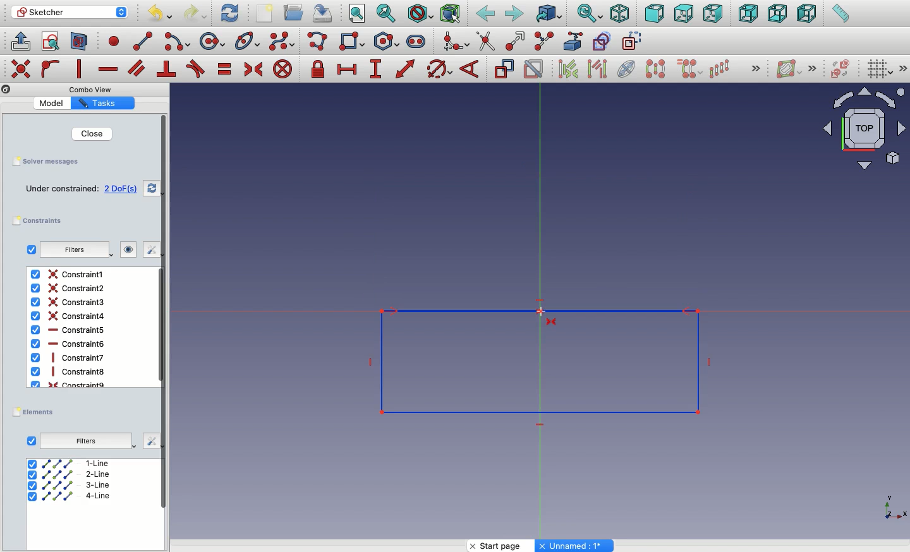 The width and height of the screenshot is (910, 552). What do you see at coordinates (320, 42) in the screenshot?
I see `Polyline` at bounding box center [320, 42].